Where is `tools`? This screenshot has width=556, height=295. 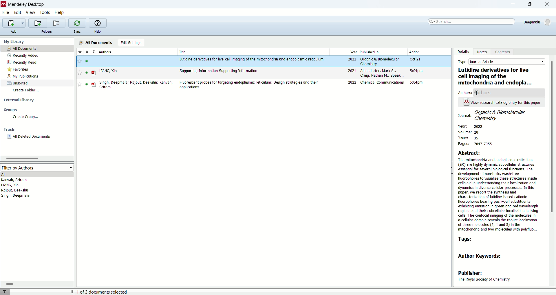 tools is located at coordinates (45, 13).